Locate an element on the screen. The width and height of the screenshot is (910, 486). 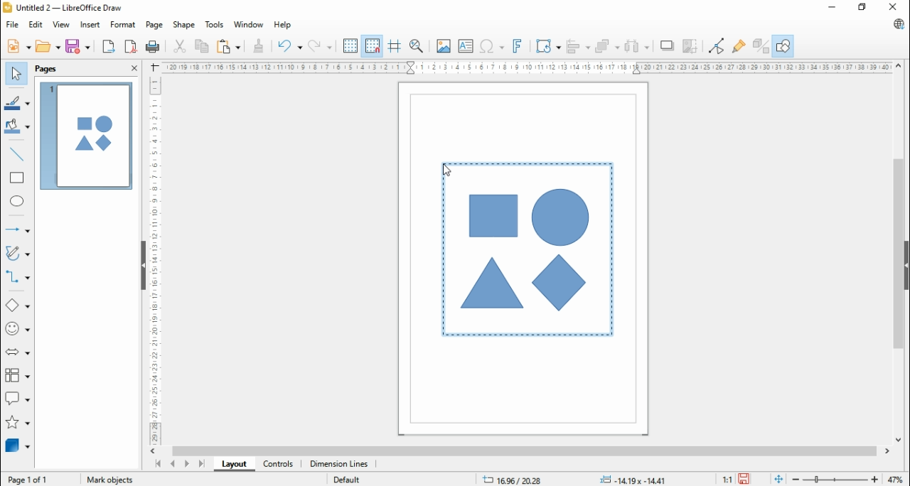
insert line is located at coordinates (19, 154).